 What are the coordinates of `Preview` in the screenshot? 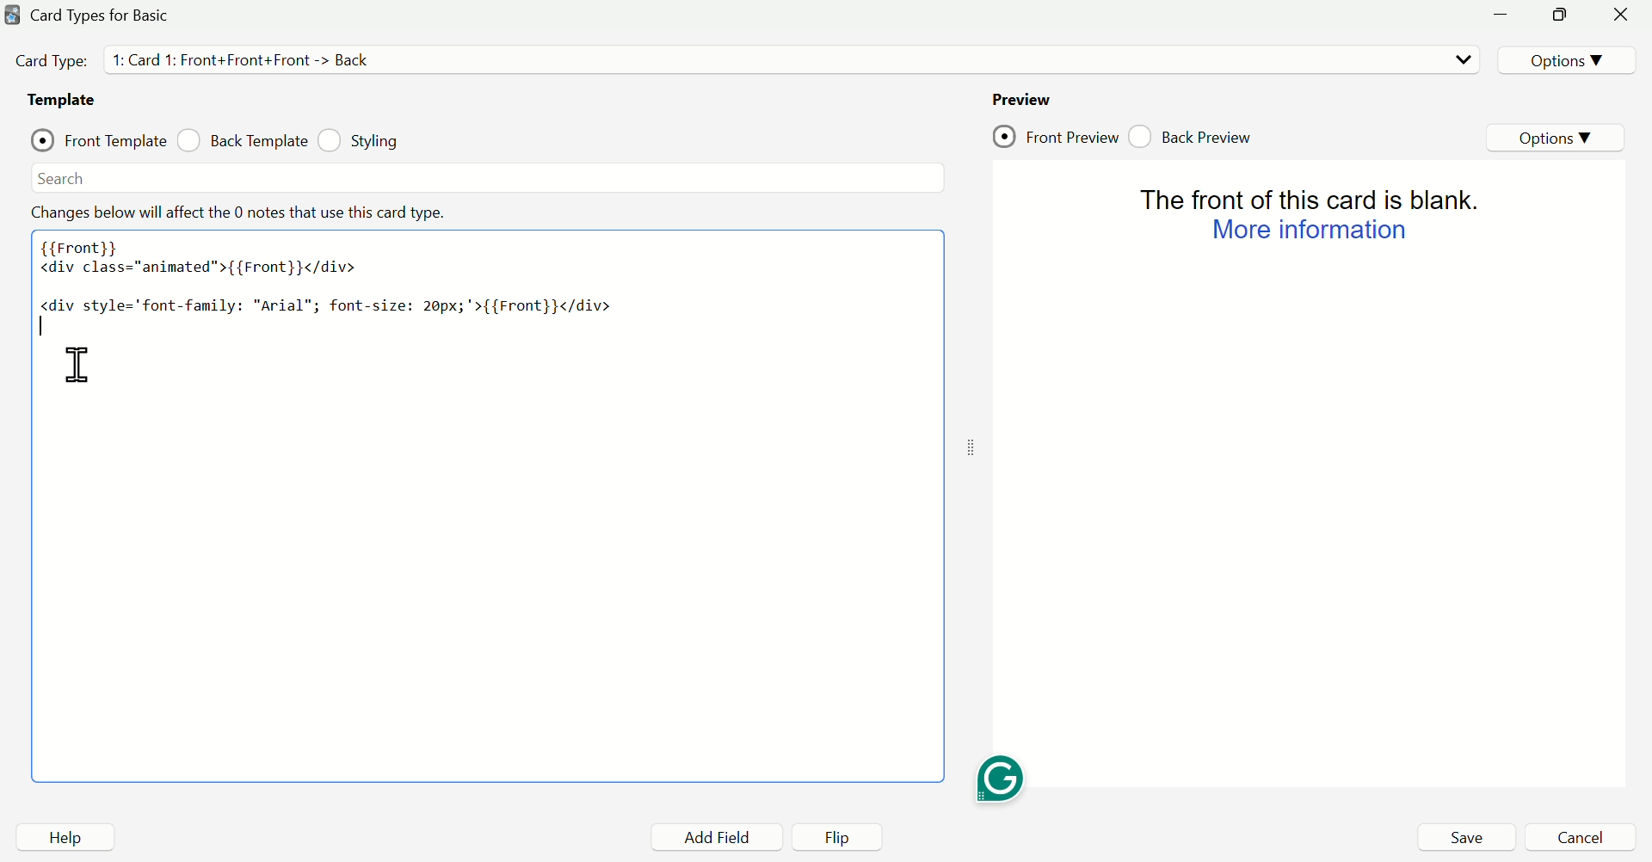 It's located at (1023, 100).